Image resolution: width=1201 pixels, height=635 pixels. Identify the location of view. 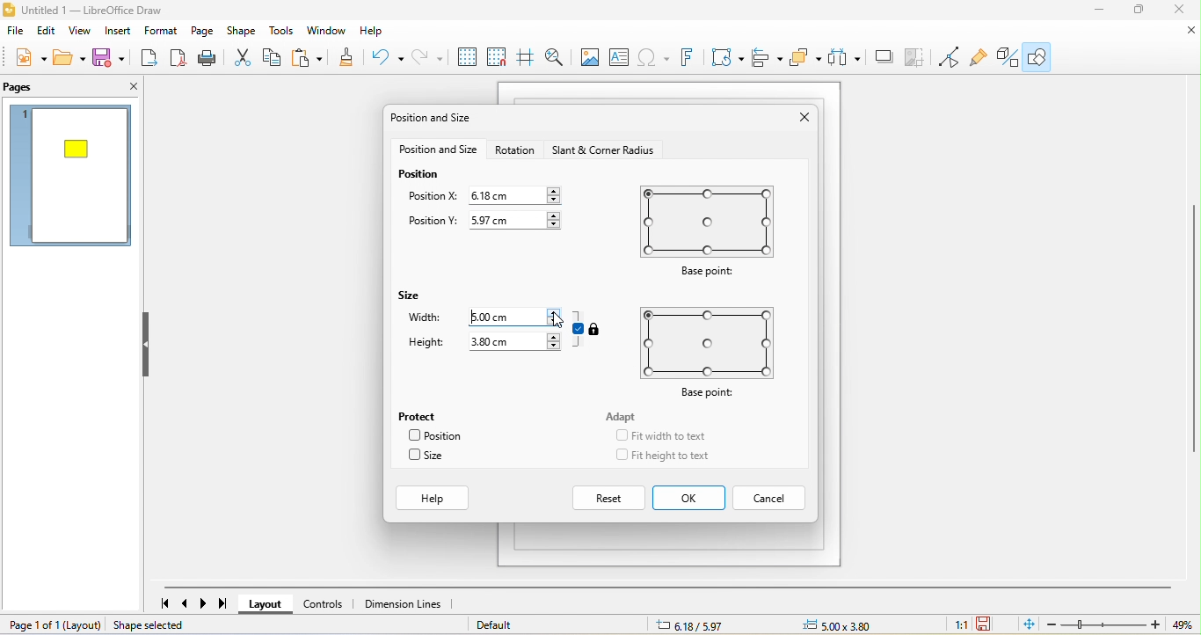
(82, 31).